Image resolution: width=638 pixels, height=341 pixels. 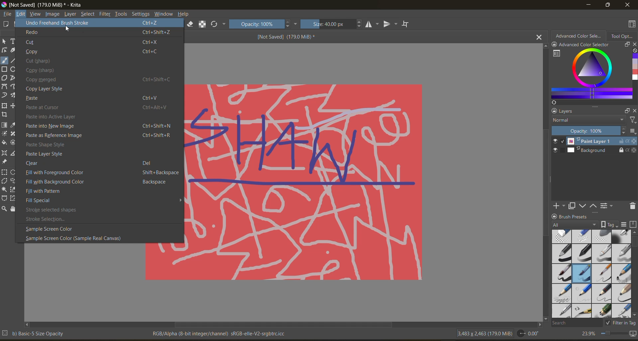 I want to click on stroke selection, so click(x=53, y=219).